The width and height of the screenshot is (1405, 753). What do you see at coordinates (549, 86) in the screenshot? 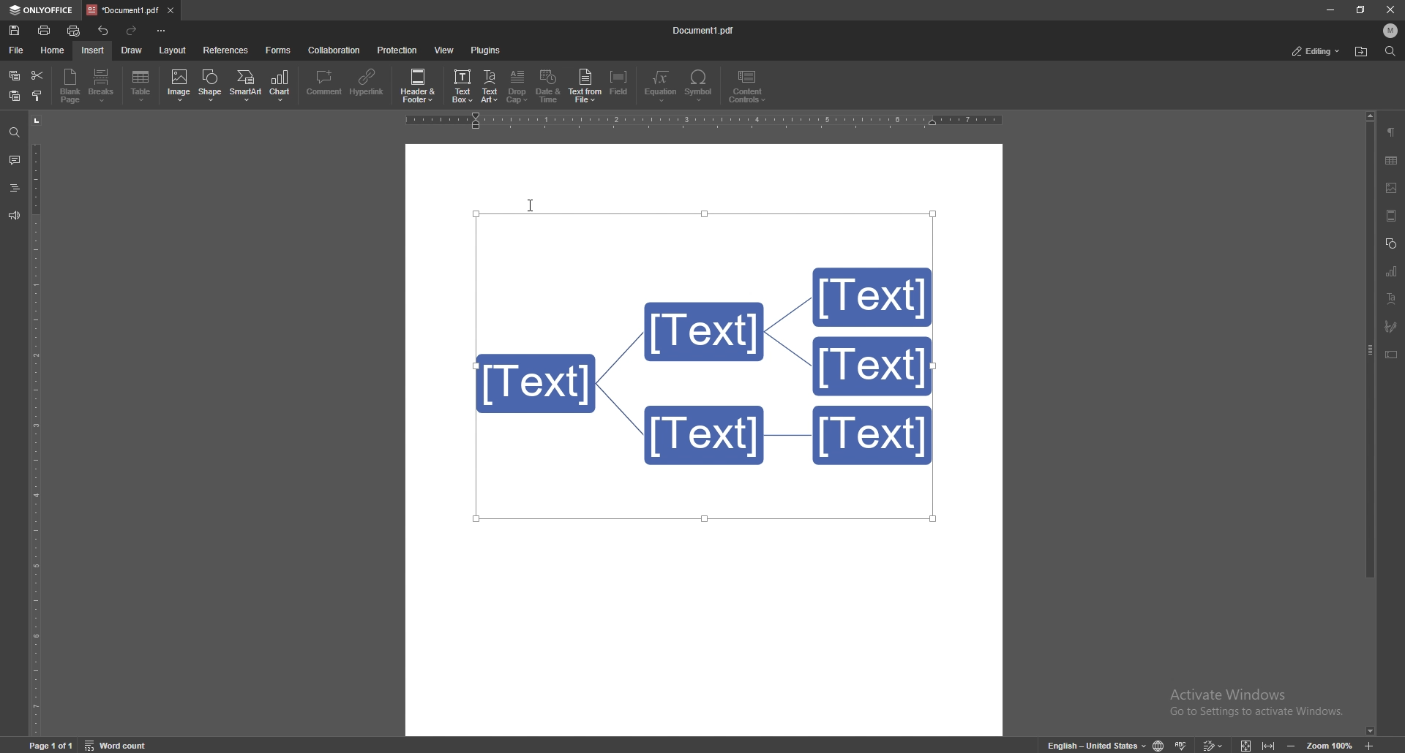
I see `date and time` at bounding box center [549, 86].